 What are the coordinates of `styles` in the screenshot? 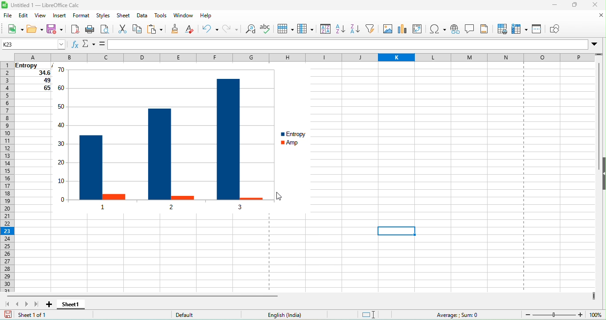 It's located at (102, 16).